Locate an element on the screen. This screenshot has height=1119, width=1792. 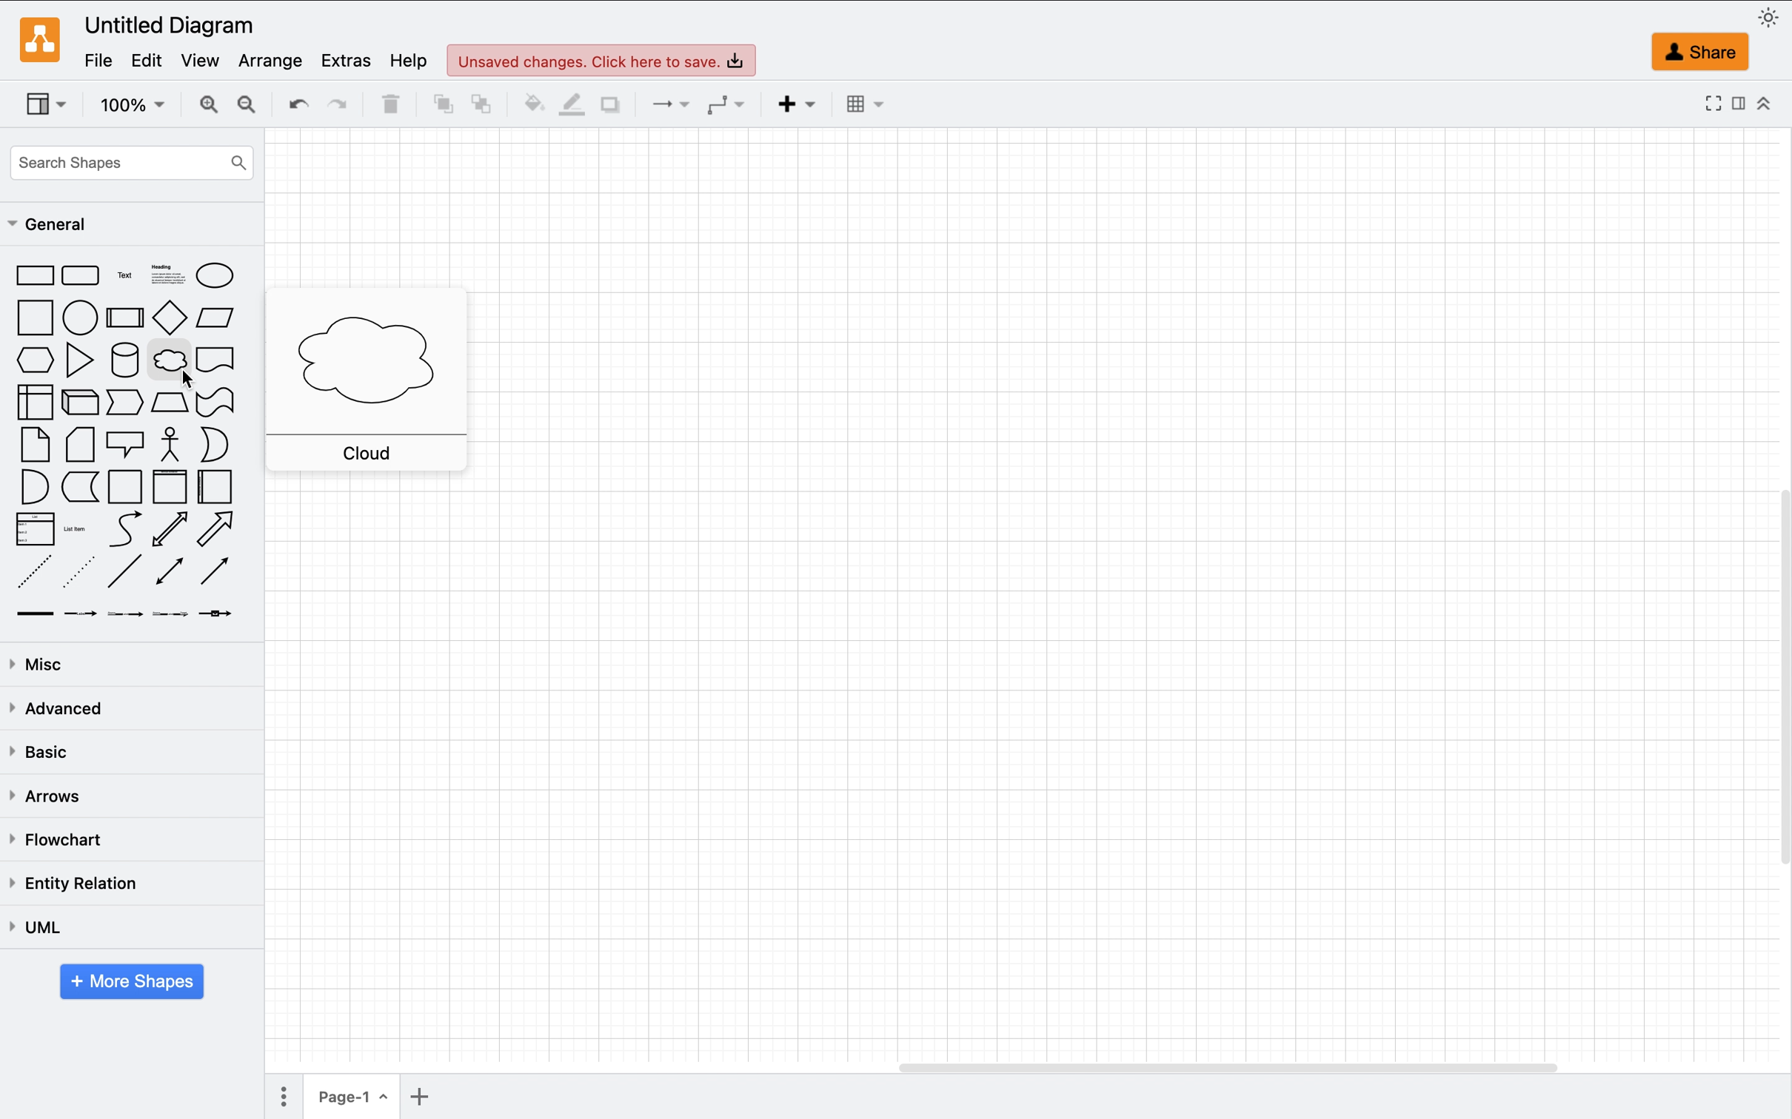
edit is located at coordinates (152, 59).